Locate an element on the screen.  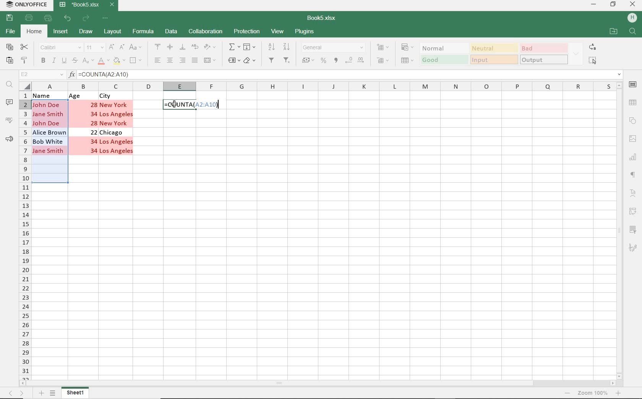
COLUMNS is located at coordinates (323, 86).